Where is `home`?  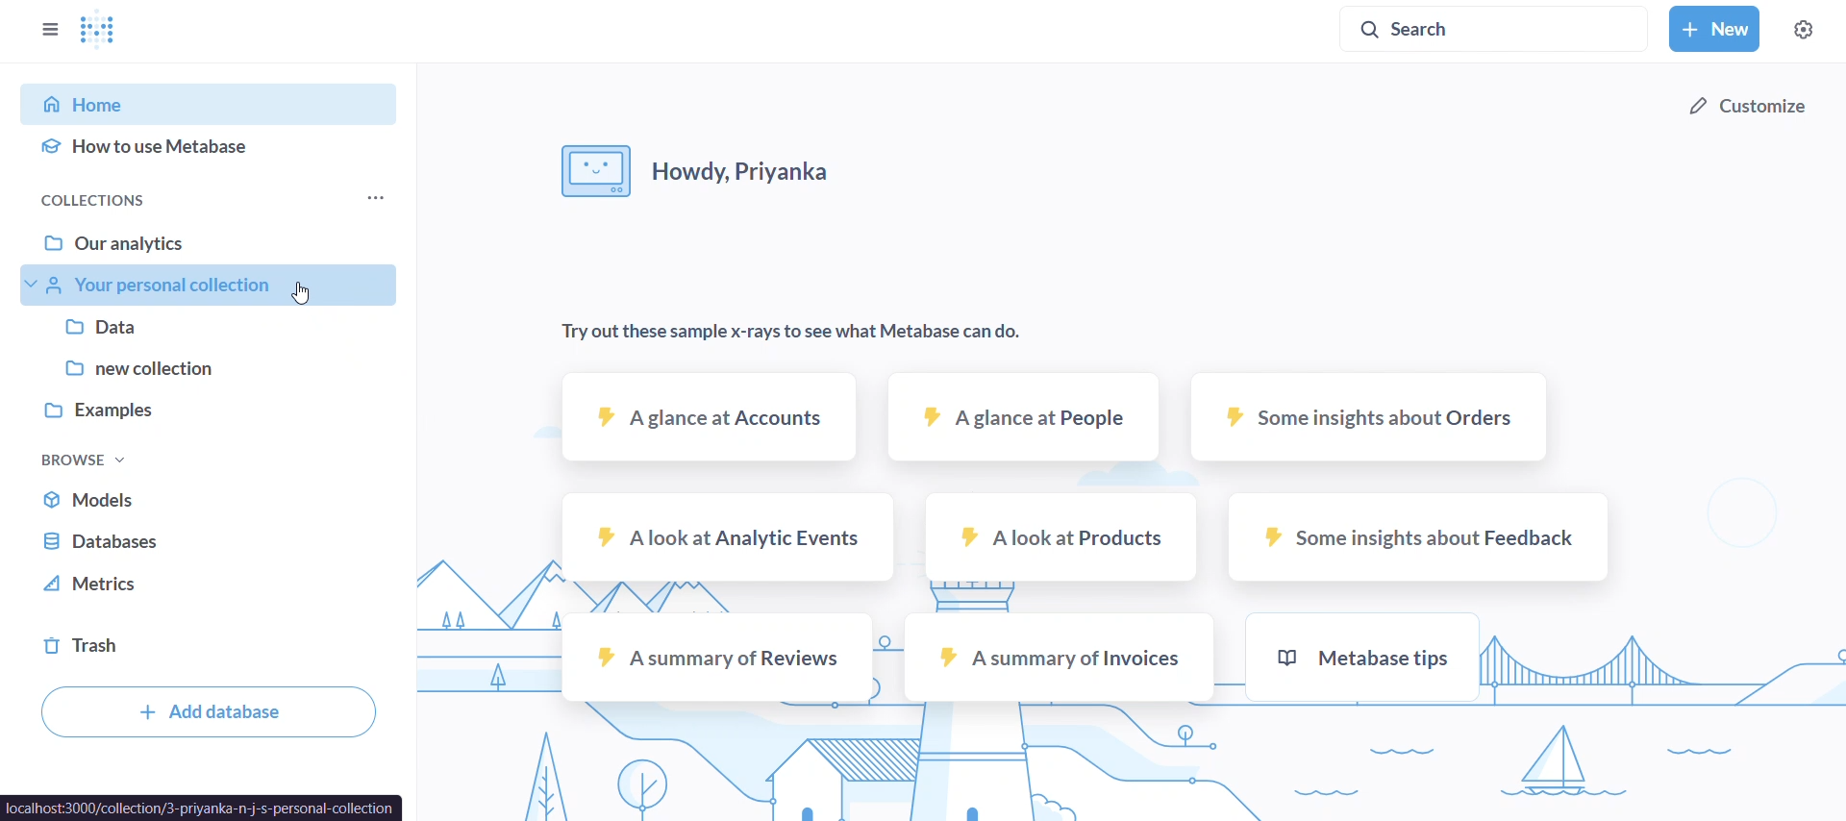 home is located at coordinates (210, 105).